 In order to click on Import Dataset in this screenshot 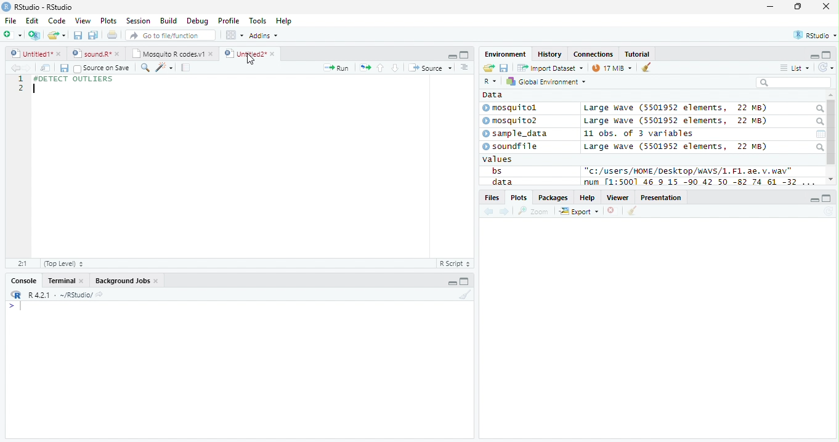, I will do `click(550, 68)`.